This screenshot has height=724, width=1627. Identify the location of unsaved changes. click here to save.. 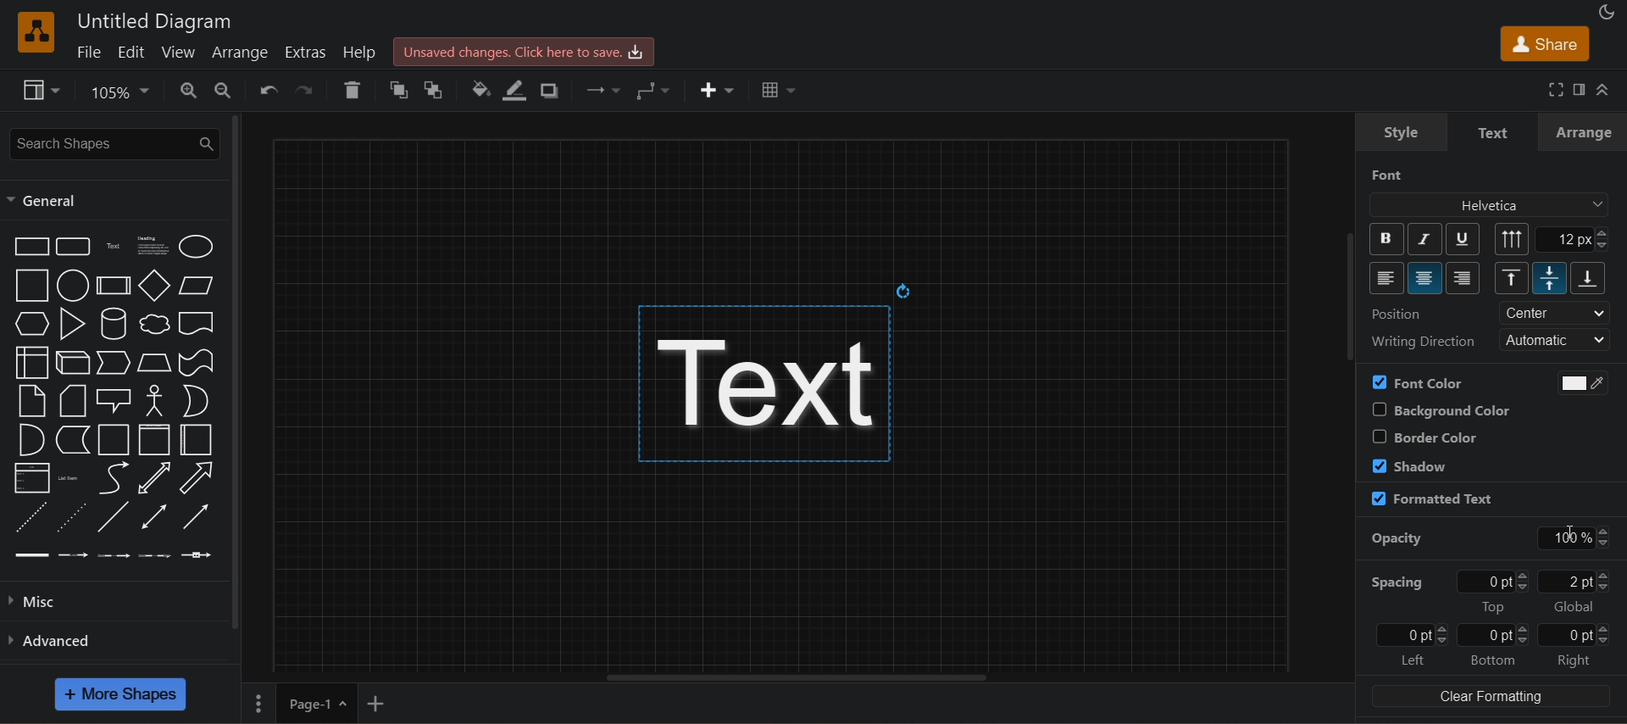
(525, 52).